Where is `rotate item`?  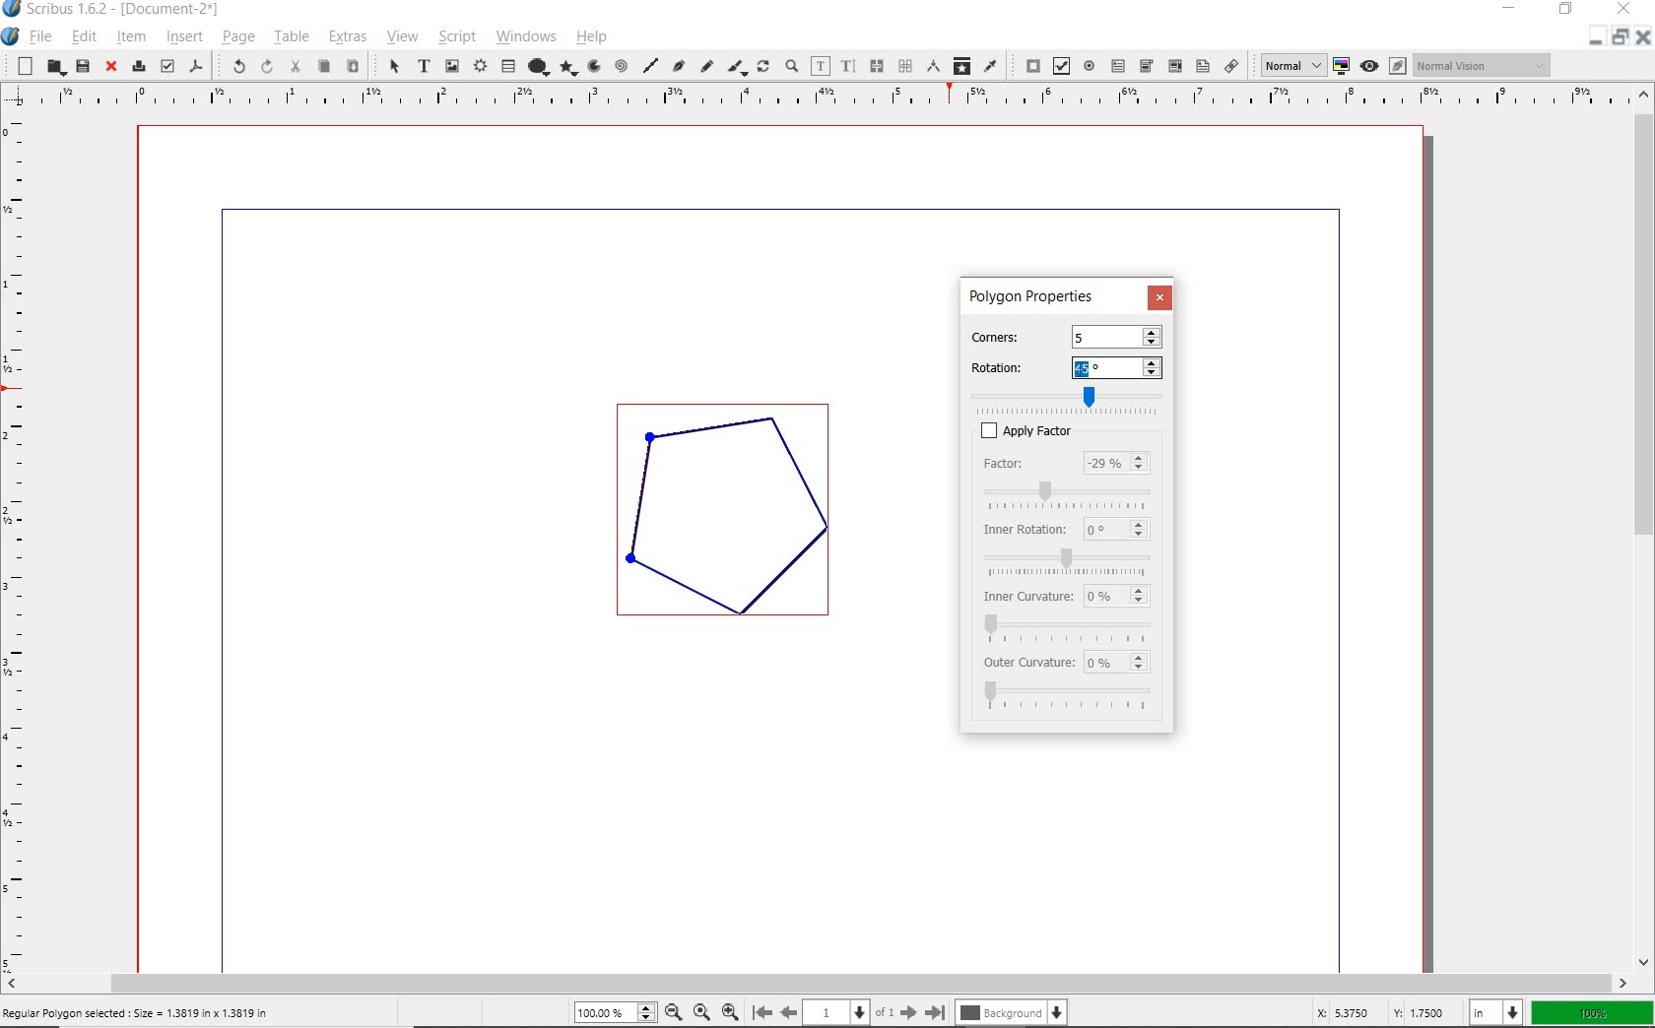 rotate item is located at coordinates (764, 67).